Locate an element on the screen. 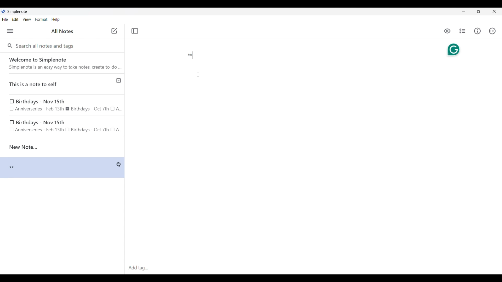  Help menu is located at coordinates (55, 19).